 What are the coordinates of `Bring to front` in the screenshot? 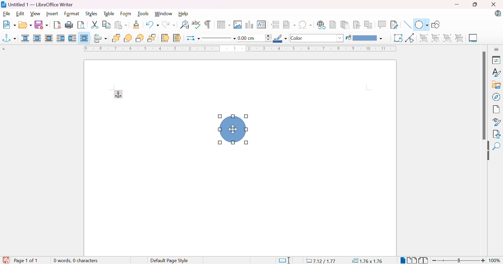 It's located at (116, 38).